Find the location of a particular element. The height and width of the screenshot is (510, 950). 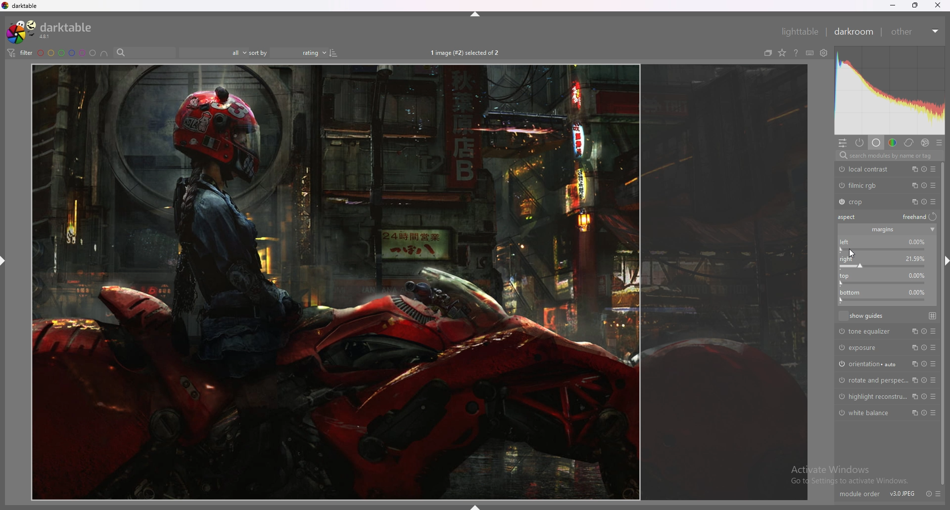

darkroom is located at coordinates (854, 32).